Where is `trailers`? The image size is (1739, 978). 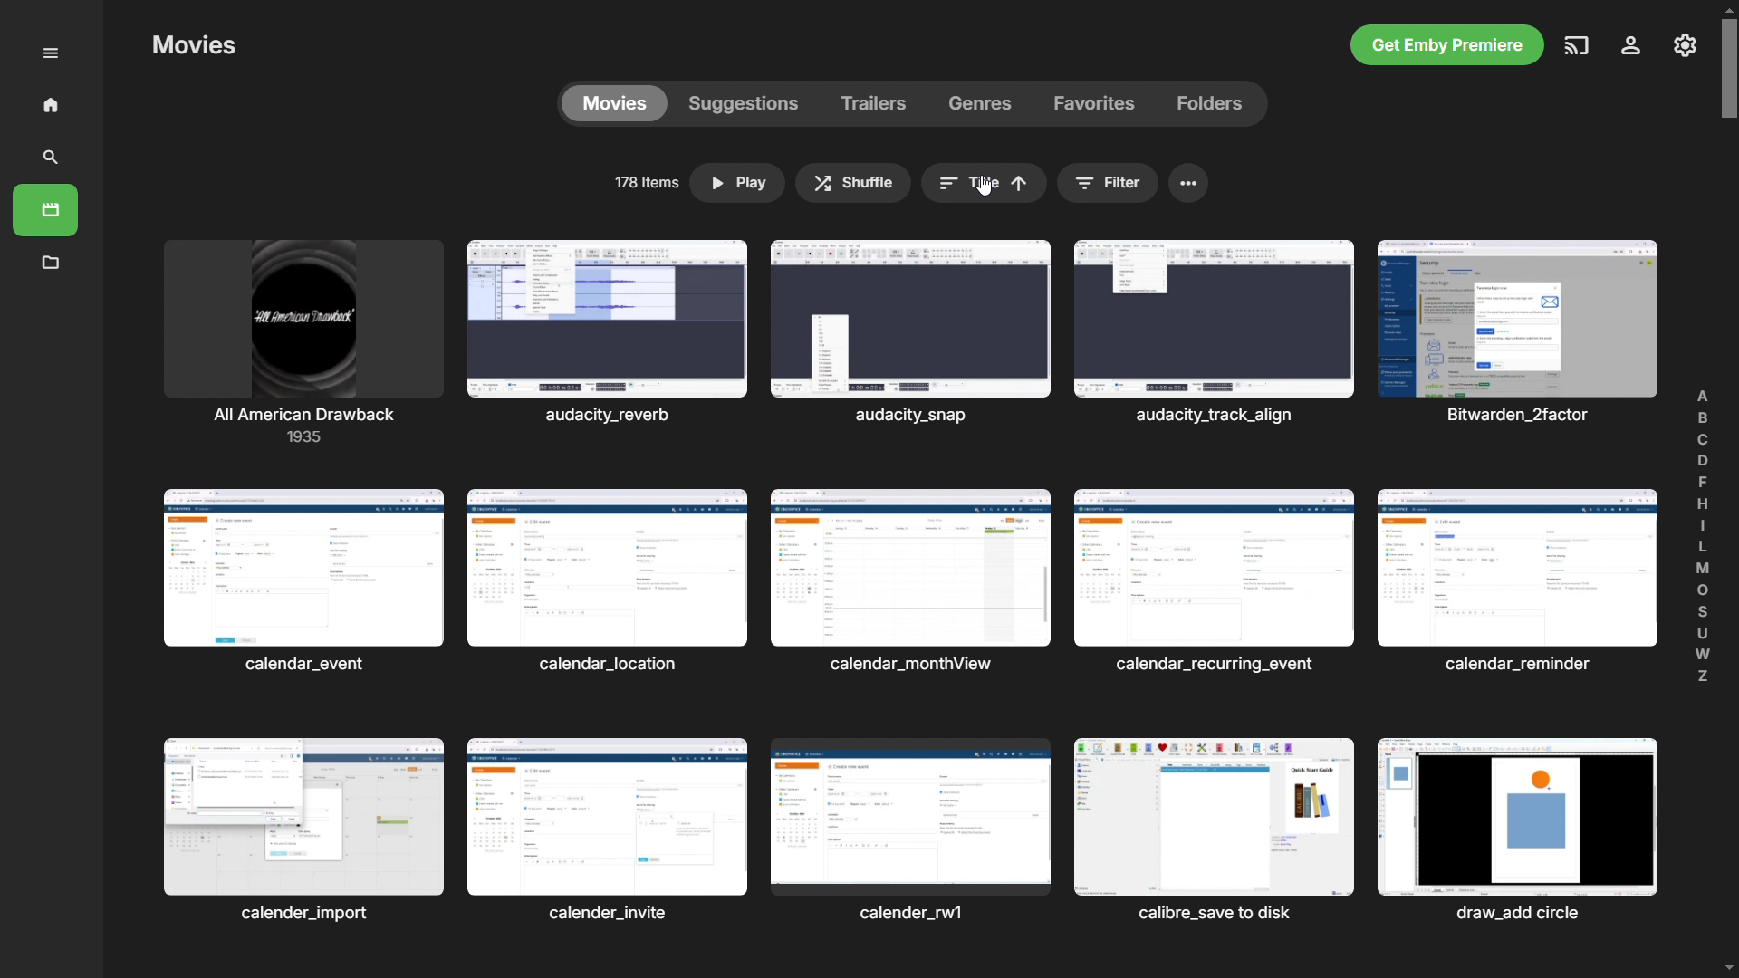 trailers is located at coordinates (879, 104).